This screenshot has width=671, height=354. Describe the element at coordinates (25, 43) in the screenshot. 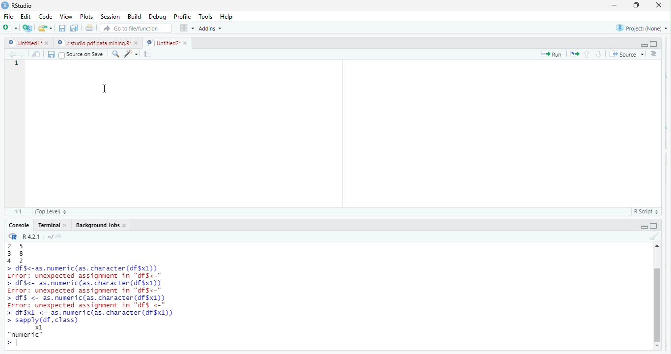

I see ` Untitied1` at that location.